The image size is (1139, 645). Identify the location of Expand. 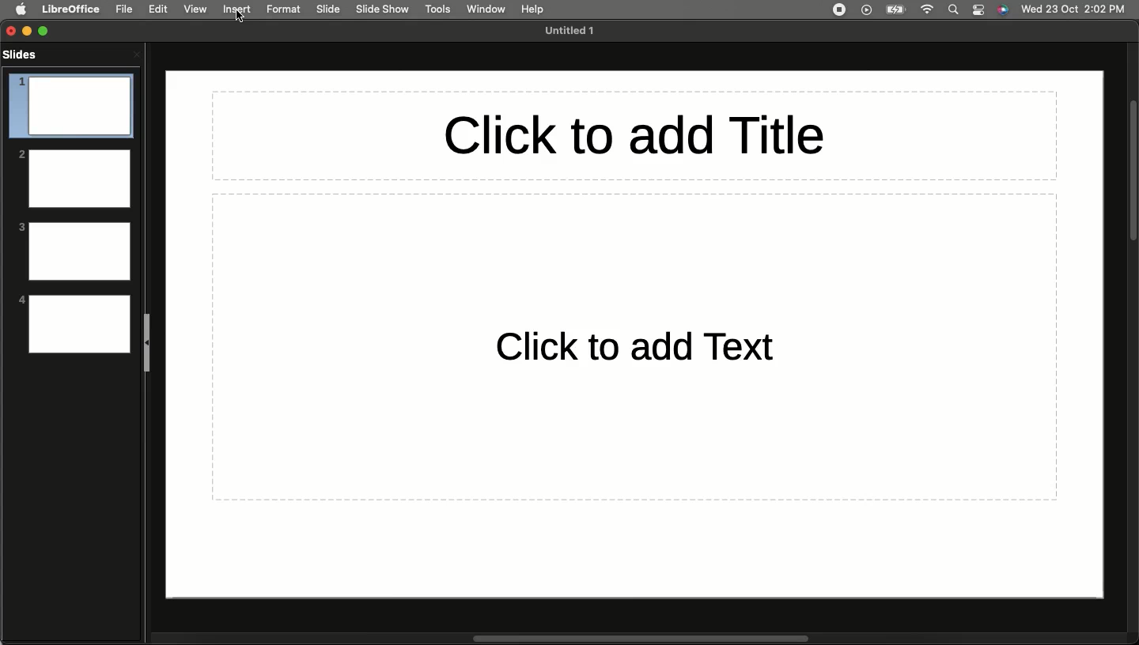
(47, 29).